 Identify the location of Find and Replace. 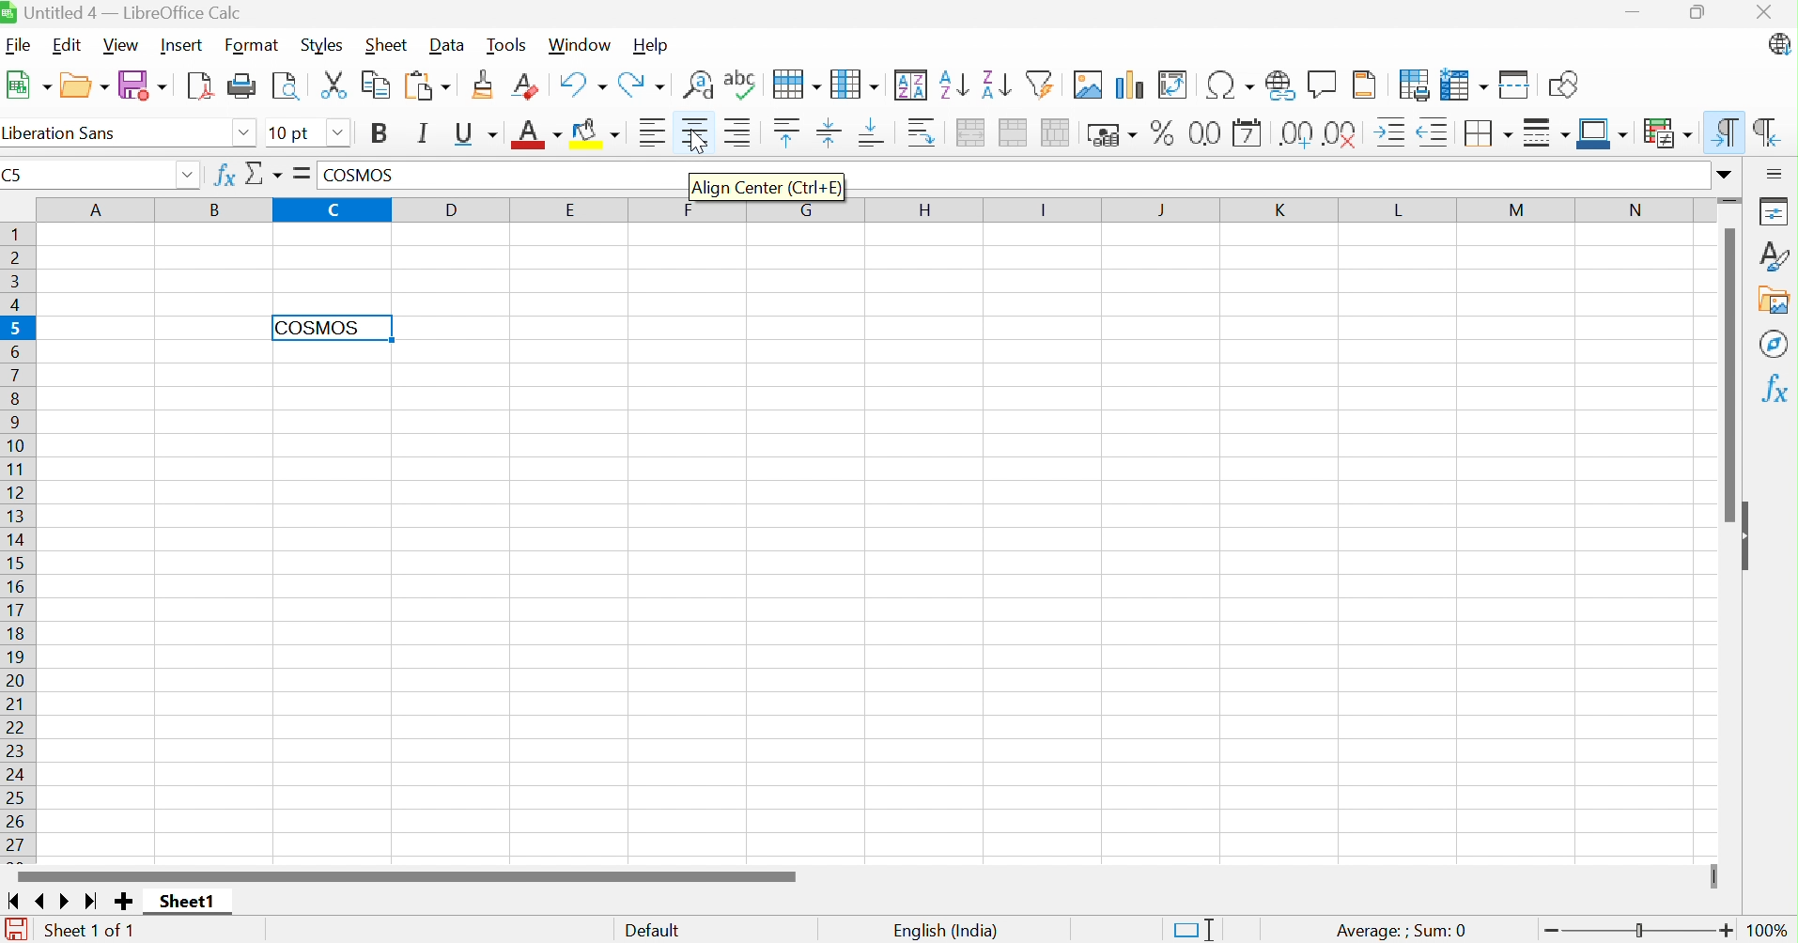
(695, 85).